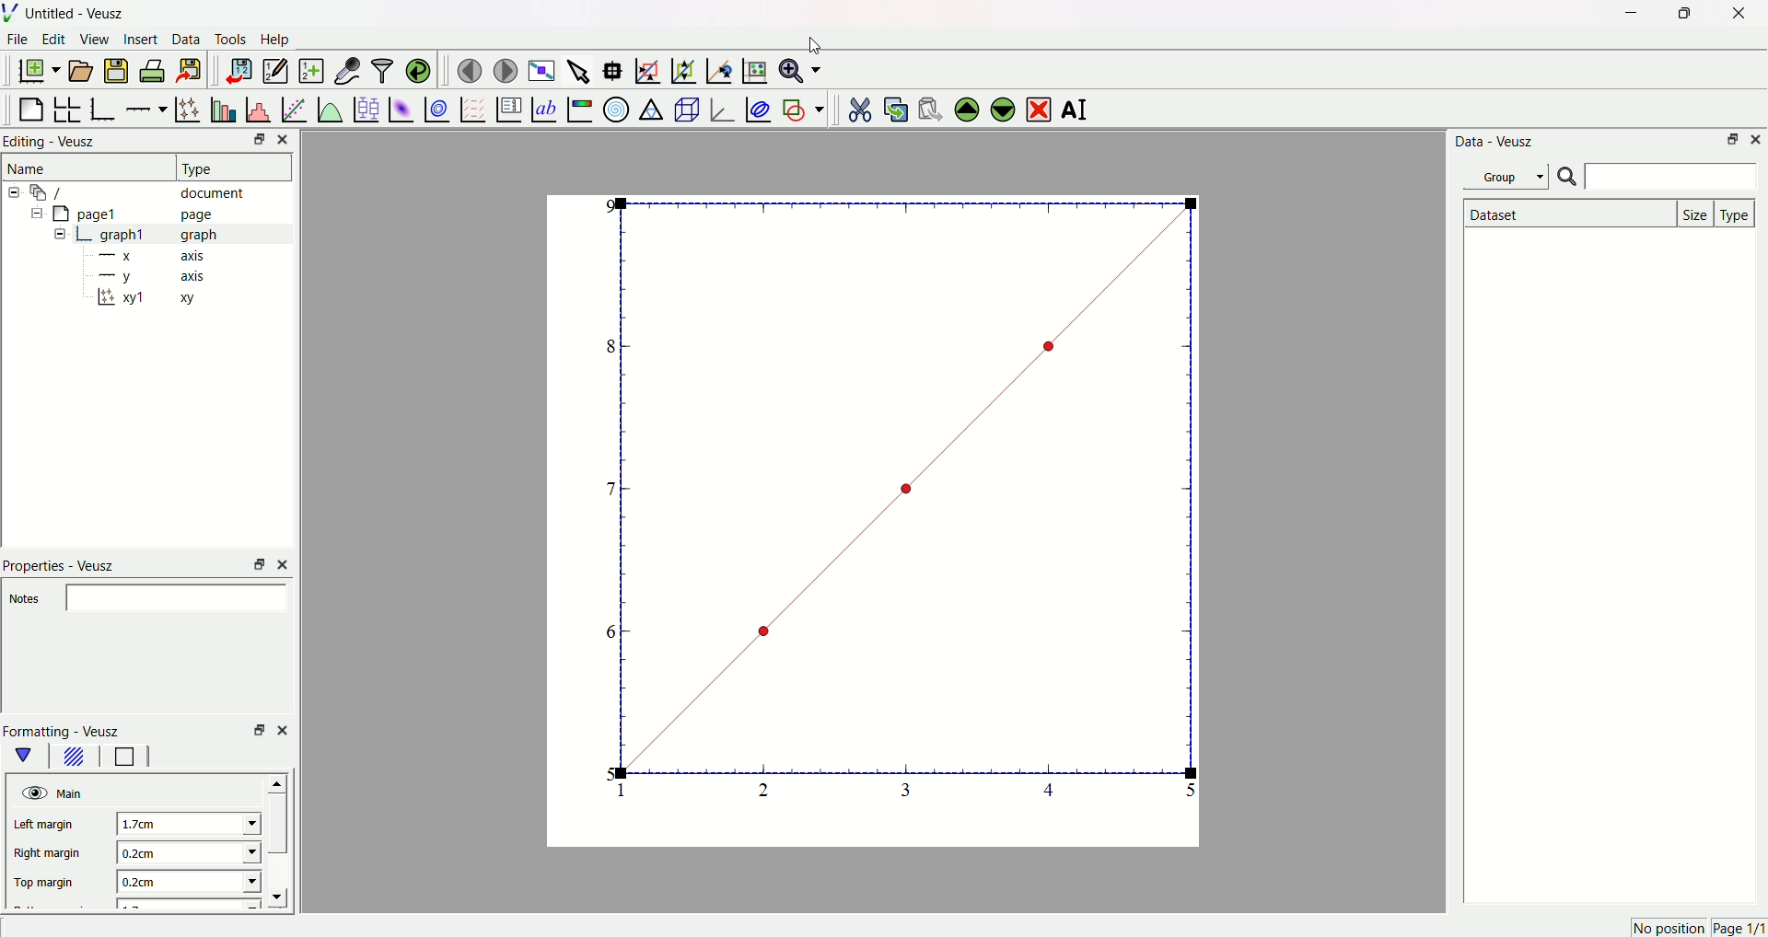 The height and width of the screenshot is (937, 1768). What do you see at coordinates (119, 70) in the screenshot?
I see `save document` at bounding box center [119, 70].